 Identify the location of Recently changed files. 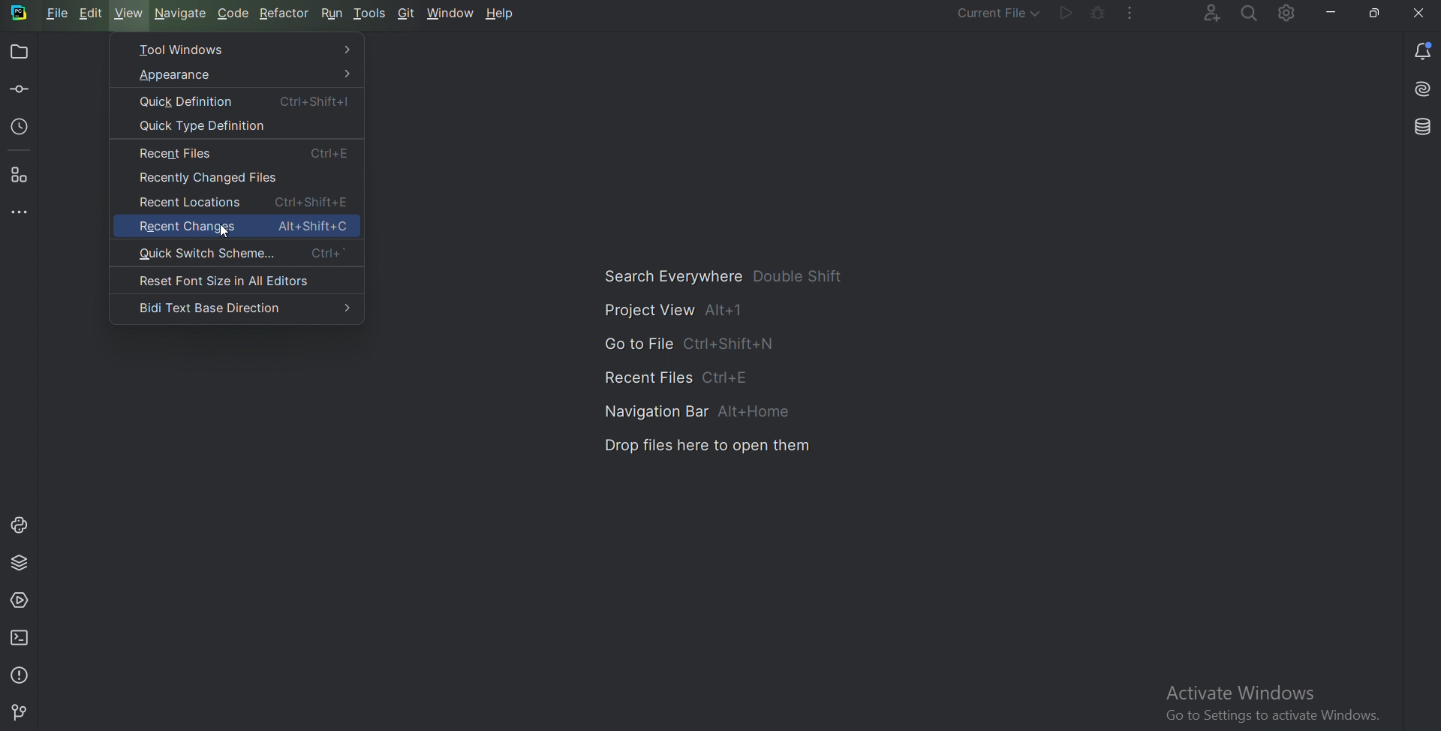
(237, 176).